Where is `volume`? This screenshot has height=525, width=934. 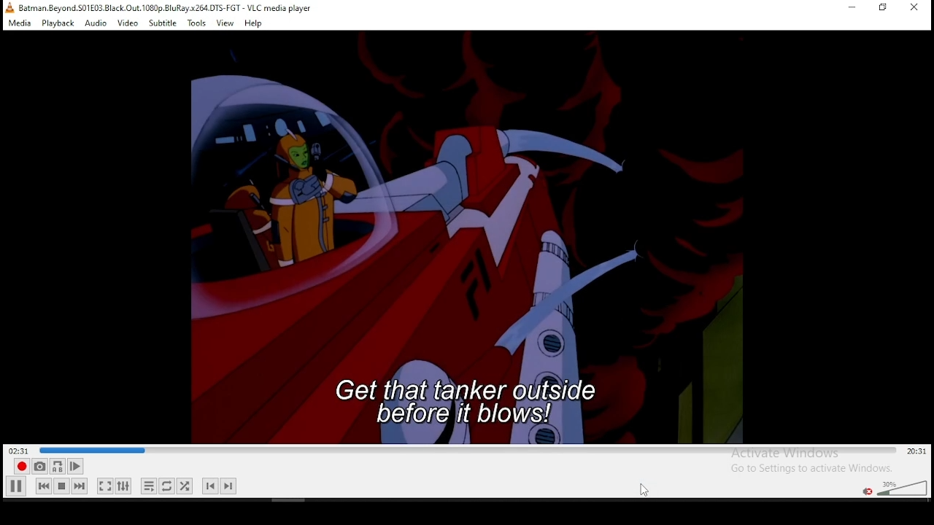
volume is located at coordinates (903, 486).